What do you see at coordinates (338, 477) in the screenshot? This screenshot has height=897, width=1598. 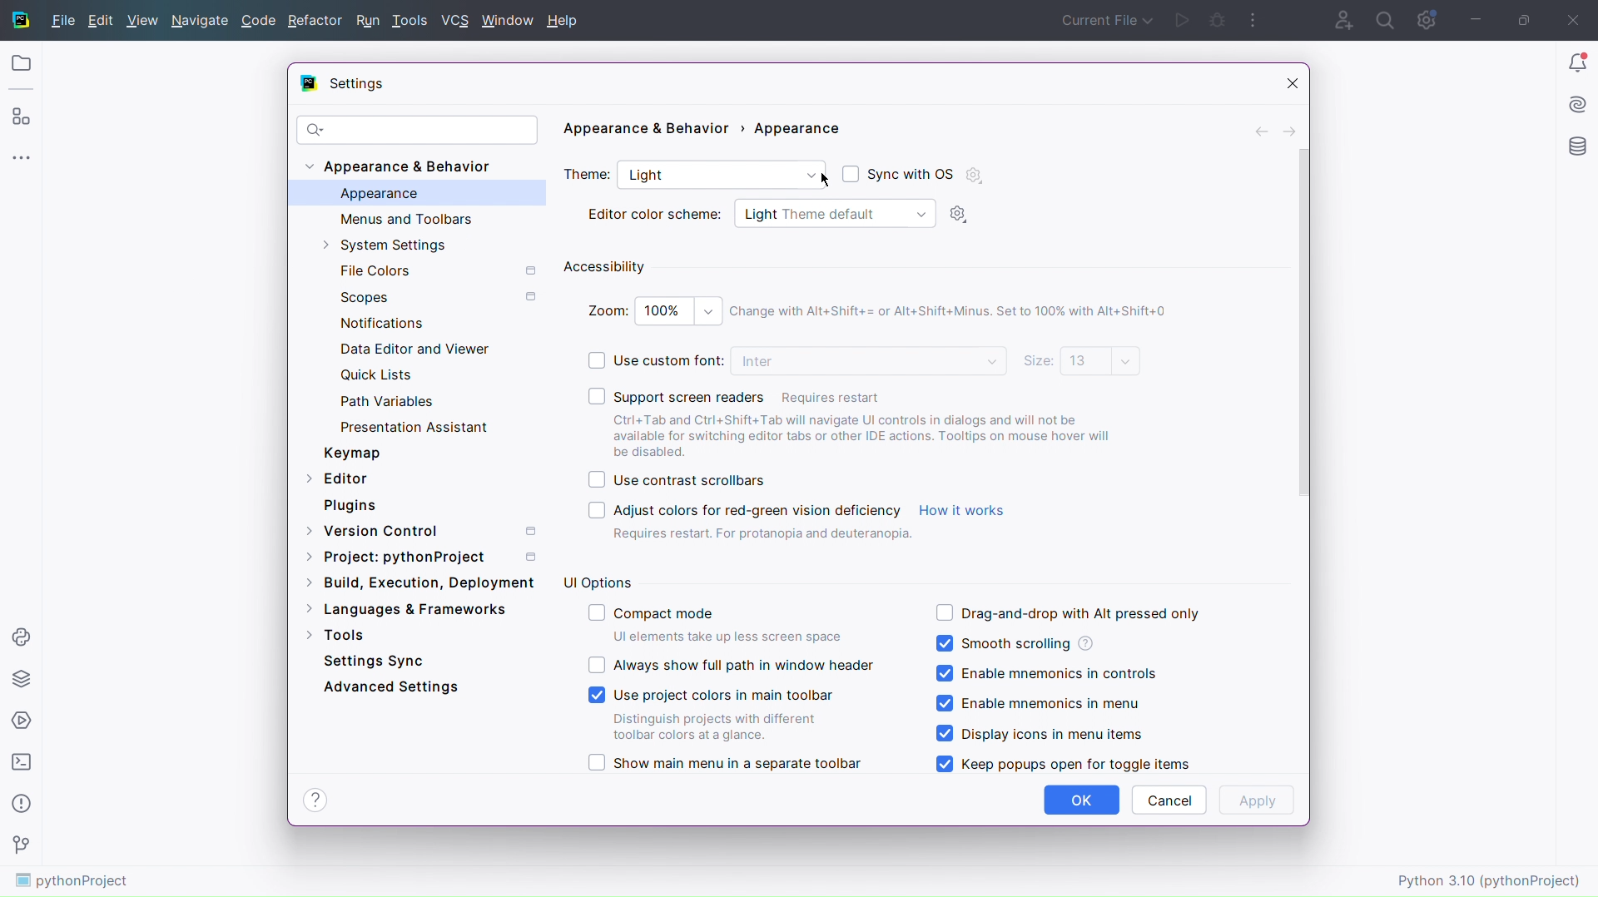 I see `Editor` at bounding box center [338, 477].